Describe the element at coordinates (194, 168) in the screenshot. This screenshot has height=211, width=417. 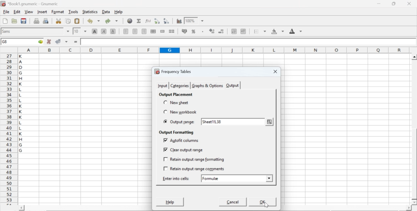
I see `retain output range comments` at that location.